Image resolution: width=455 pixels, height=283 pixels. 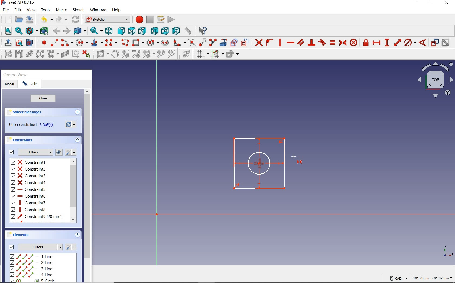 What do you see at coordinates (45, 19) in the screenshot?
I see `undo` at bounding box center [45, 19].